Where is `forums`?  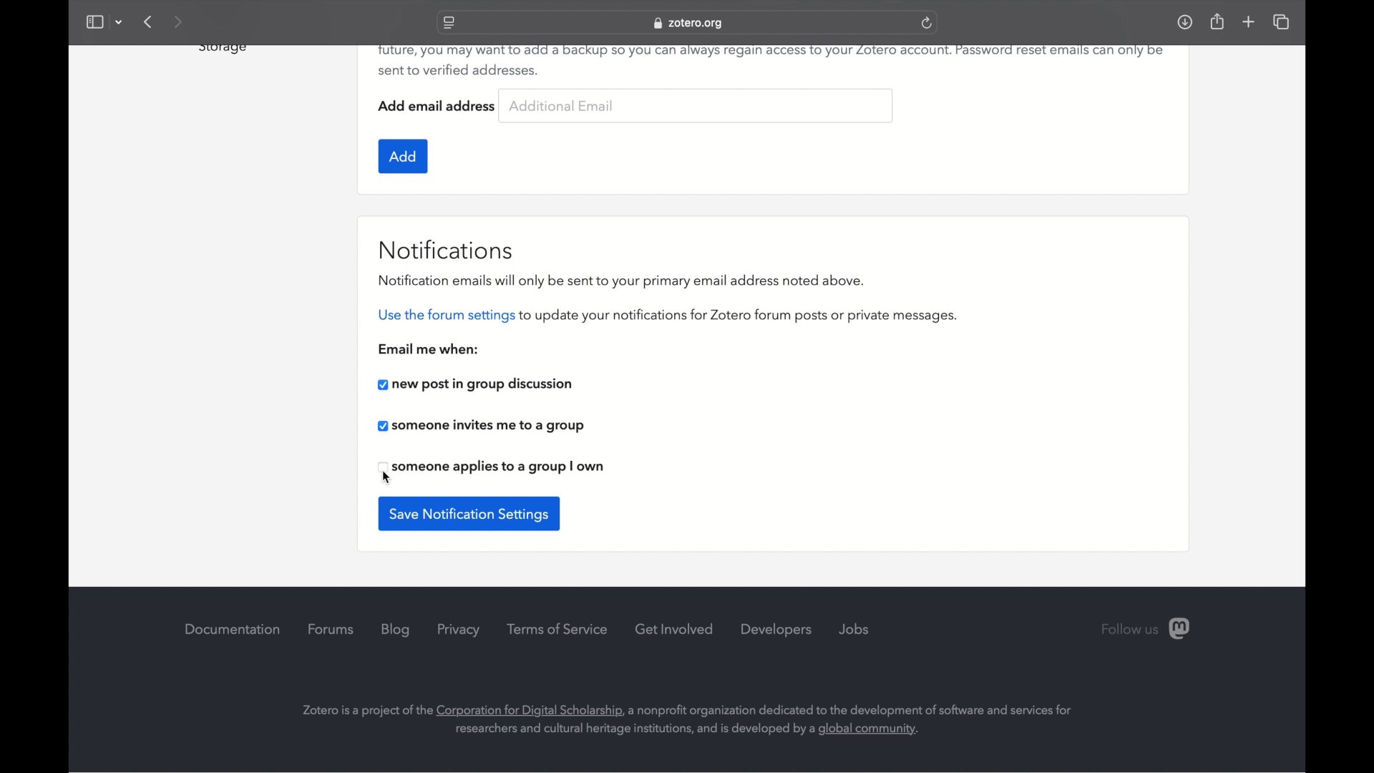 forums is located at coordinates (331, 630).